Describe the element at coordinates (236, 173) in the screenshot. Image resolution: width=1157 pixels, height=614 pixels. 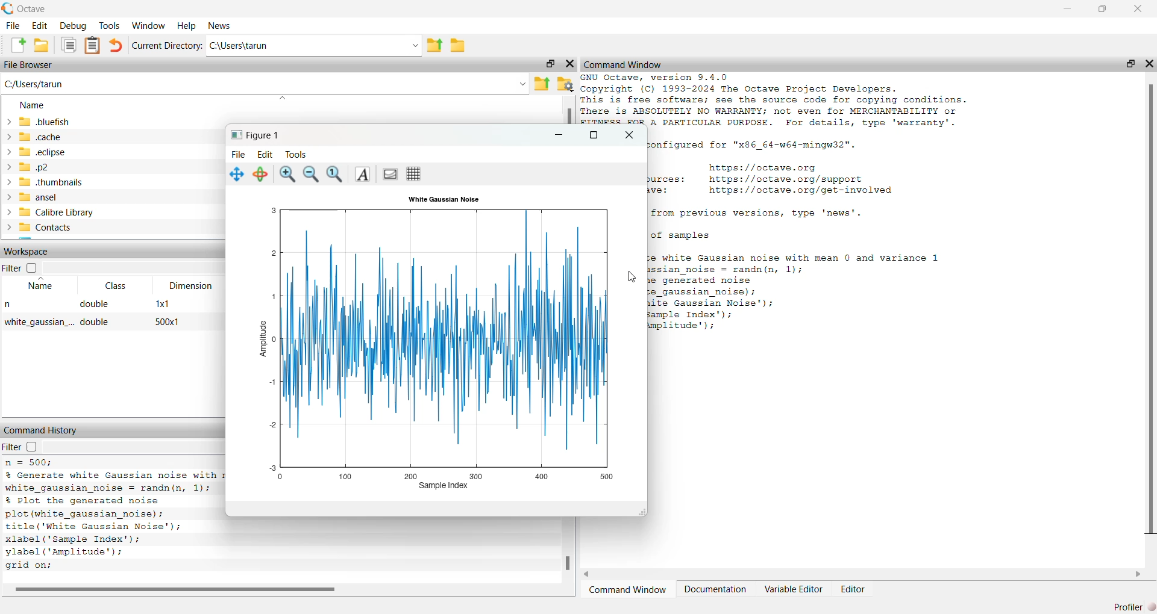
I see `pan` at that location.